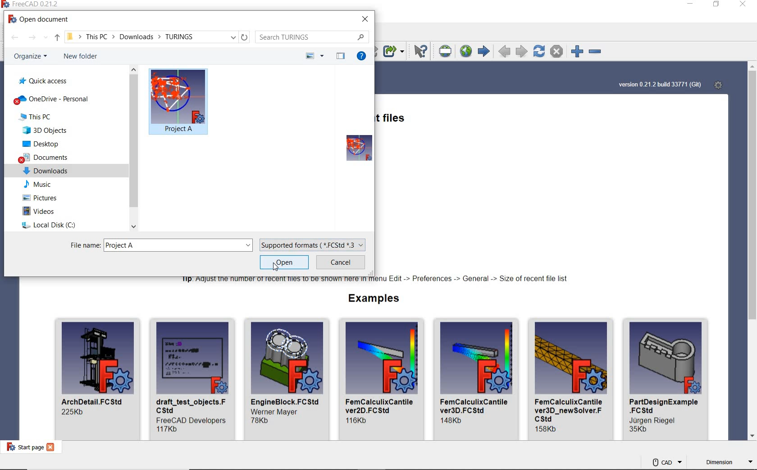  I want to click on show all options, so click(47, 38).